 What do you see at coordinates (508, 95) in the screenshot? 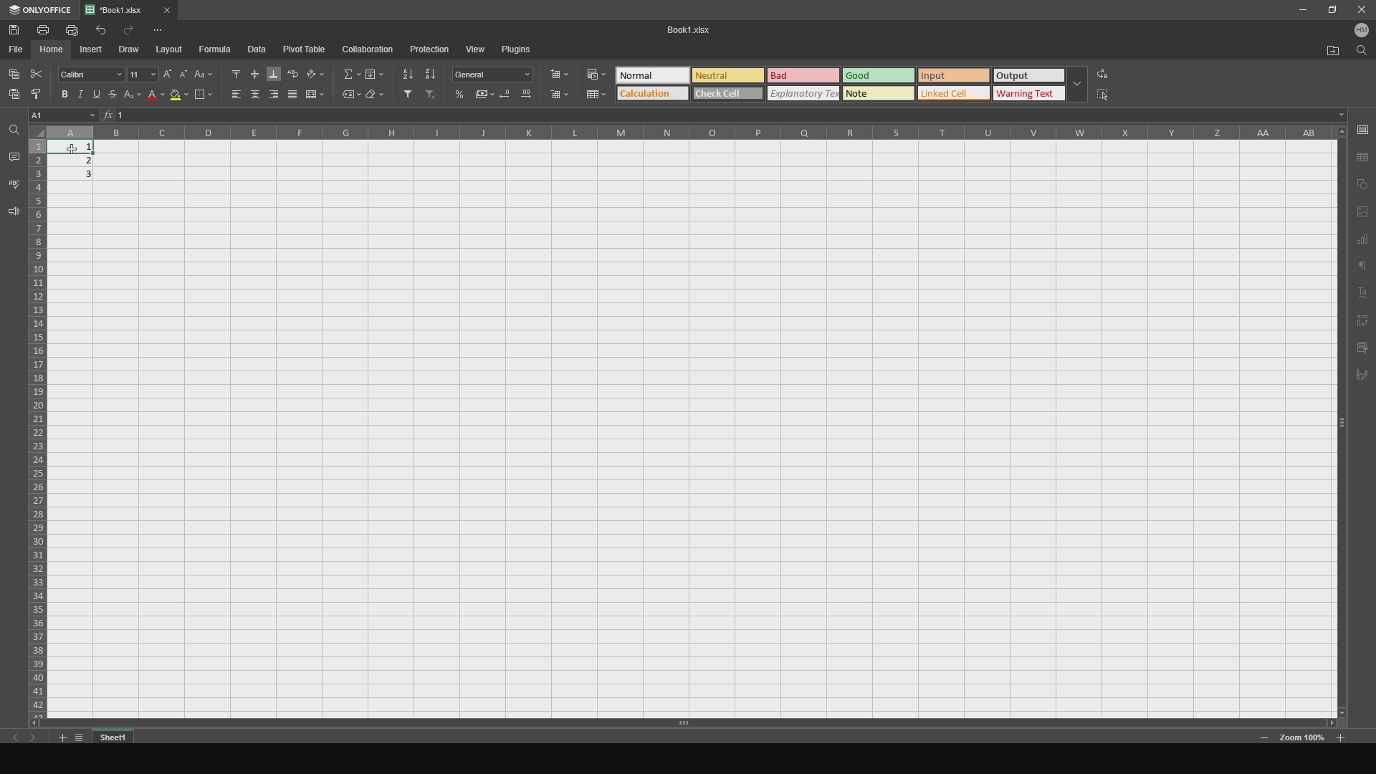
I see `` at bounding box center [508, 95].